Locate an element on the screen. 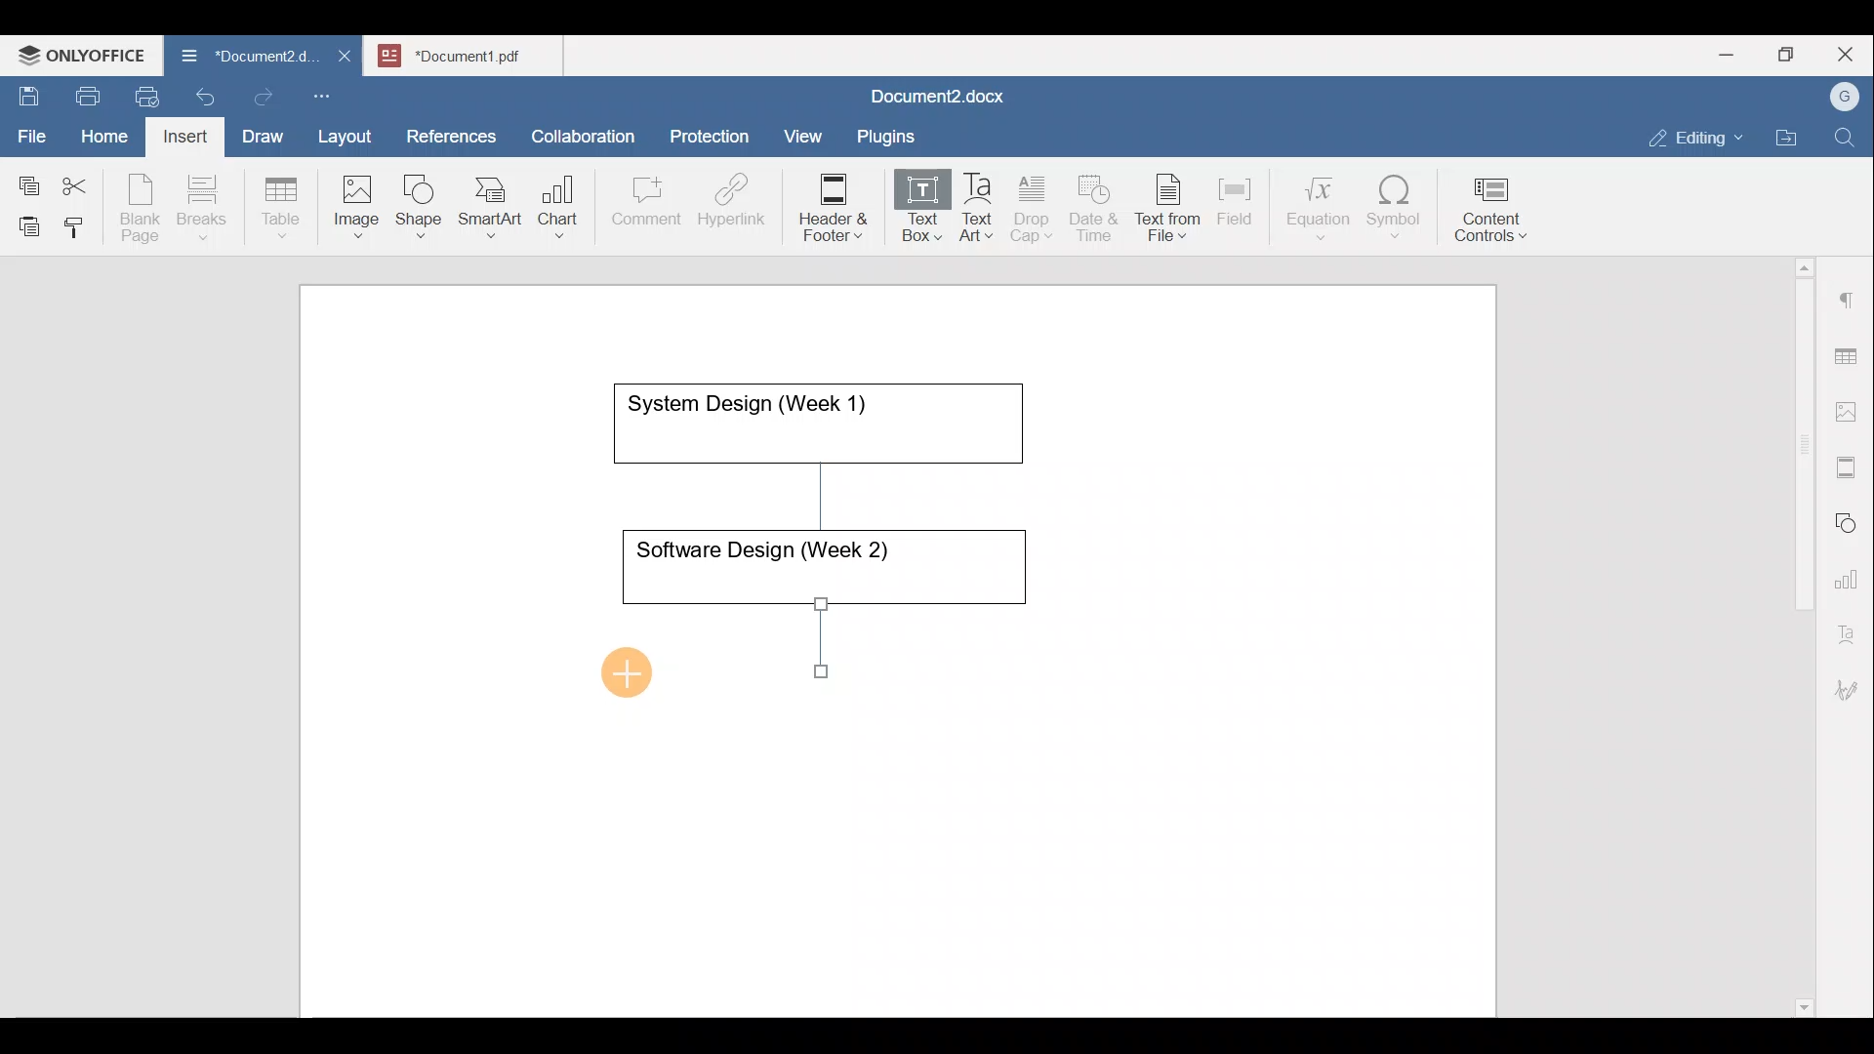 This screenshot has width=1874, height=1054. Document name is located at coordinates (474, 53).